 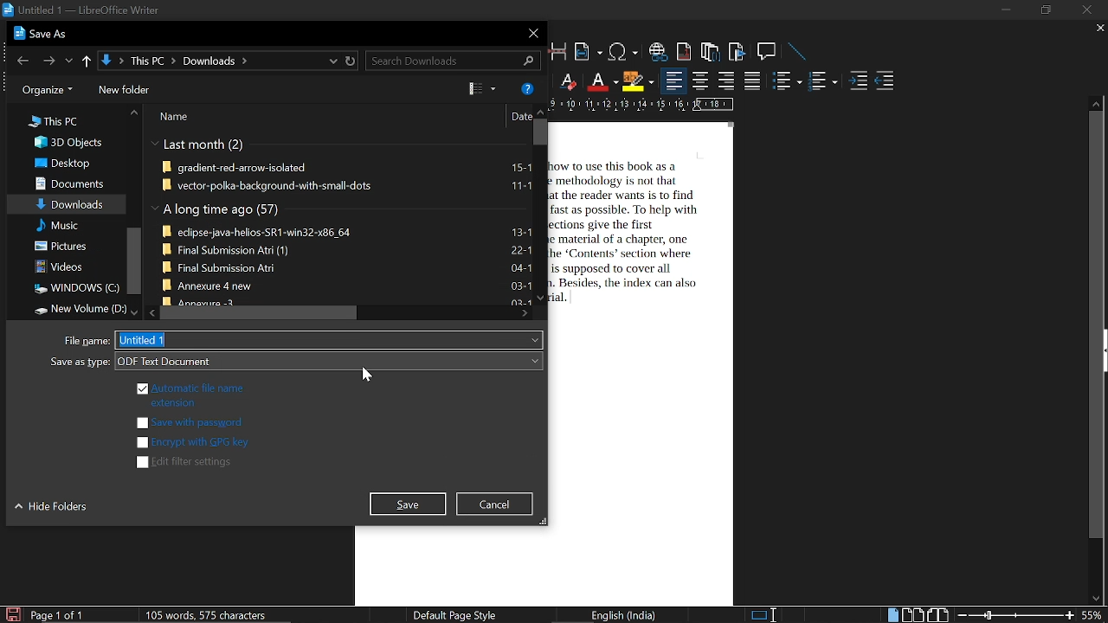 I want to click on move left, so click(x=151, y=313).